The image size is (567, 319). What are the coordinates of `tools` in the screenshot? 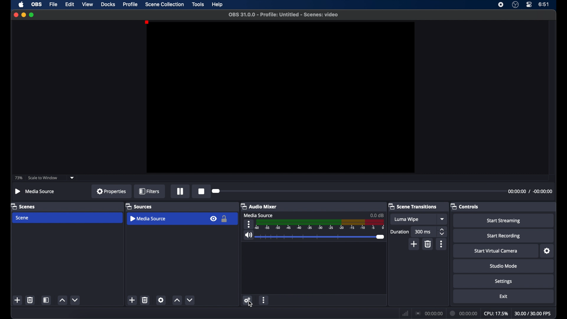 It's located at (198, 4).